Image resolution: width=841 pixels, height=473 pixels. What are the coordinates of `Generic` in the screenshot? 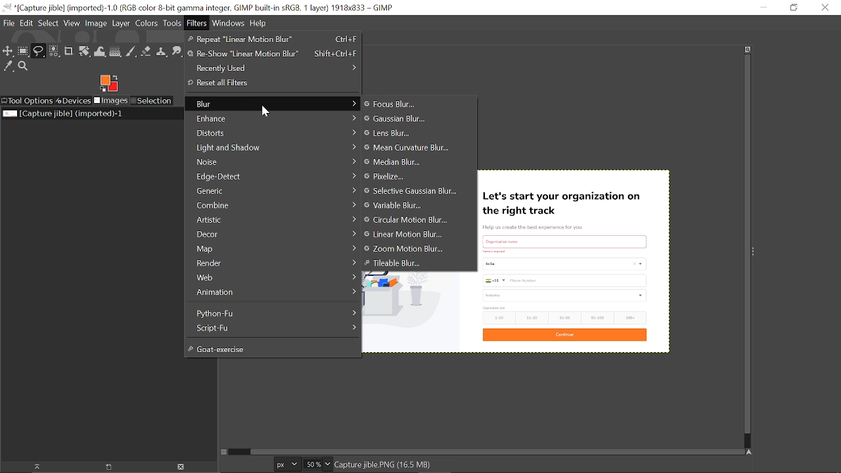 It's located at (271, 191).